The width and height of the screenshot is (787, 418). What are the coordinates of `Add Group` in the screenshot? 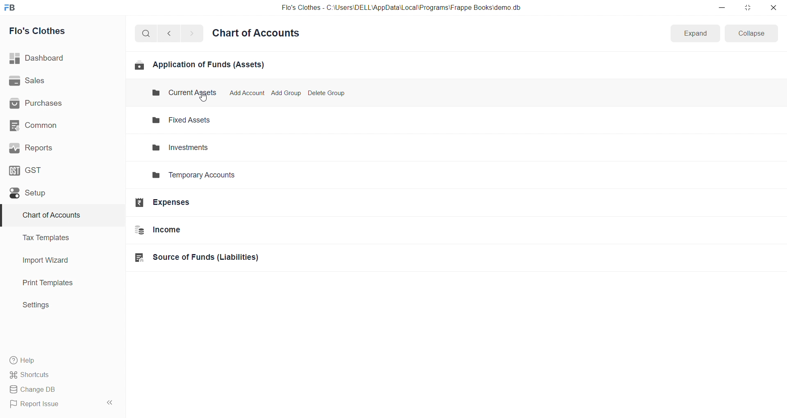 It's located at (284, 93).